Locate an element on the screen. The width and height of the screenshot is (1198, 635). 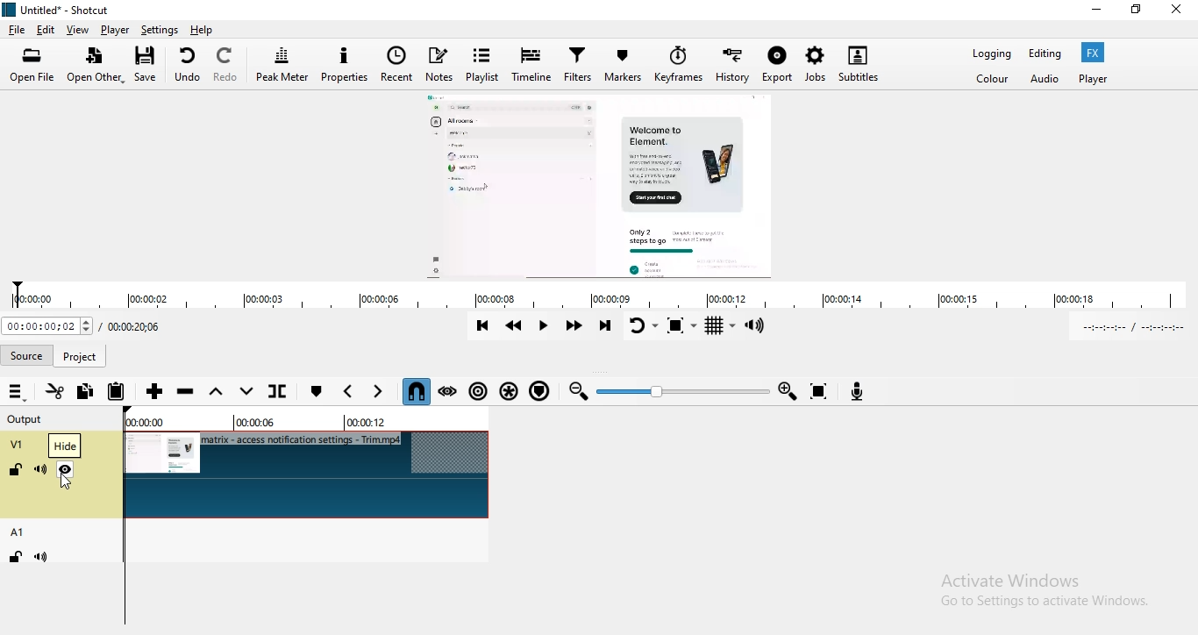
Undo is located at coordinates (187, 64).